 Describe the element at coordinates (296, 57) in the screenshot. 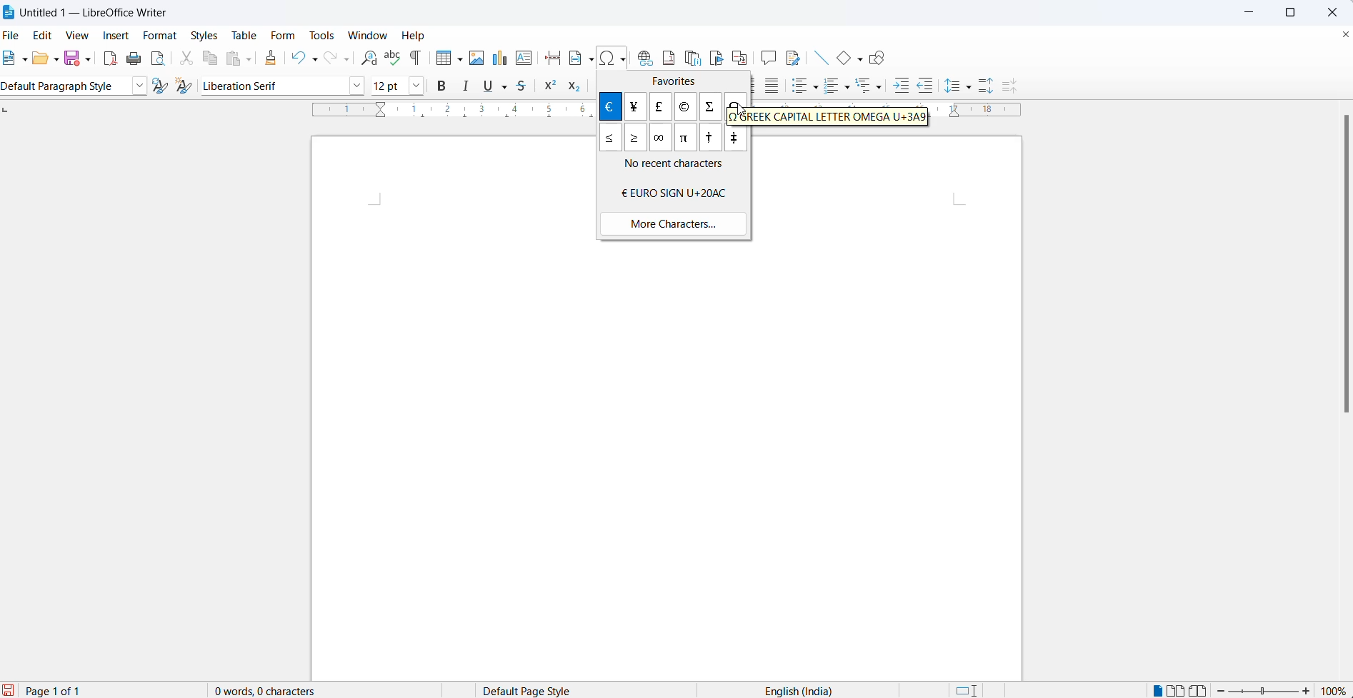

I see `undo` at that location.